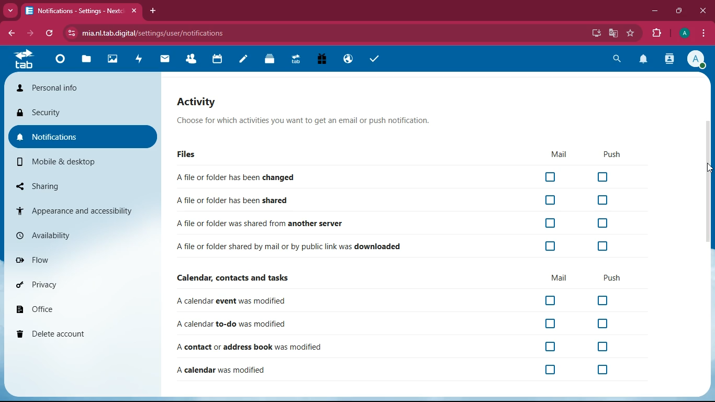 The width and height of the screenshot is (715, 402). Describe the element at coordinates (395, 201) in the screenshot. I see `A file or folder has been shared` at that location.